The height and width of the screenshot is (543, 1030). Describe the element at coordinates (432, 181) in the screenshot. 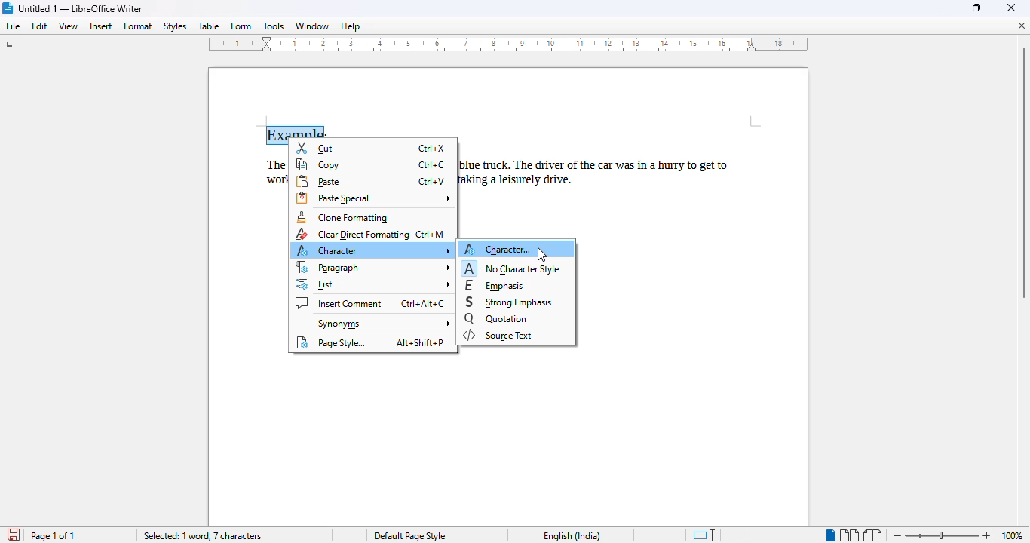

I see `Ctrl+V` at that location.